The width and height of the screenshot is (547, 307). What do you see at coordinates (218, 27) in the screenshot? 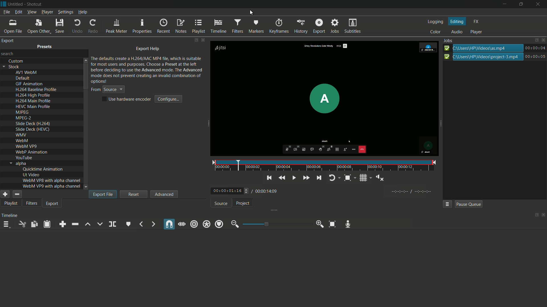
I see `timeline` at bounding box center [218, 27].